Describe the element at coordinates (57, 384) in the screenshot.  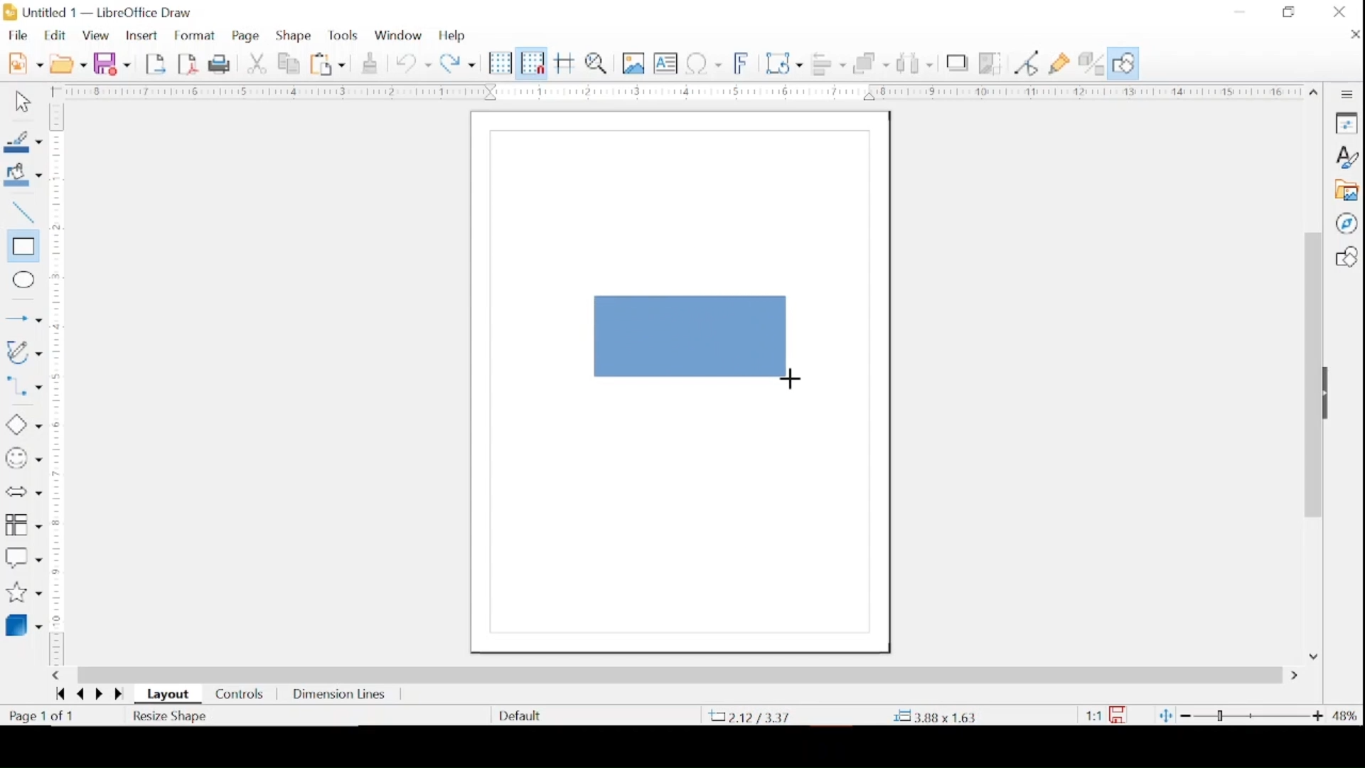
I see `margin` at that location.